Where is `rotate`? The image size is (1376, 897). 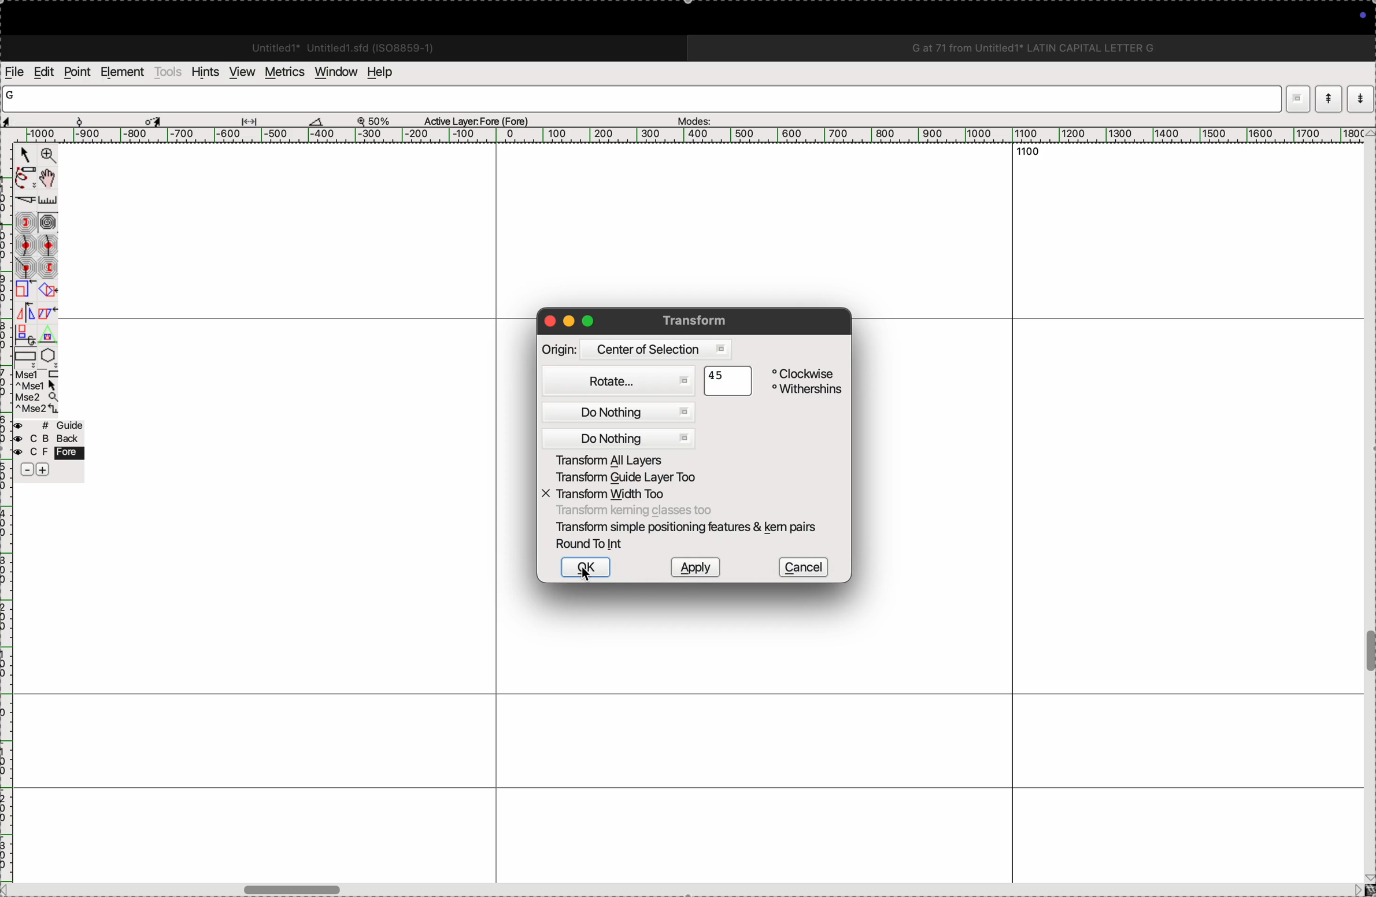
rotate is located at coordinates (47, 291).